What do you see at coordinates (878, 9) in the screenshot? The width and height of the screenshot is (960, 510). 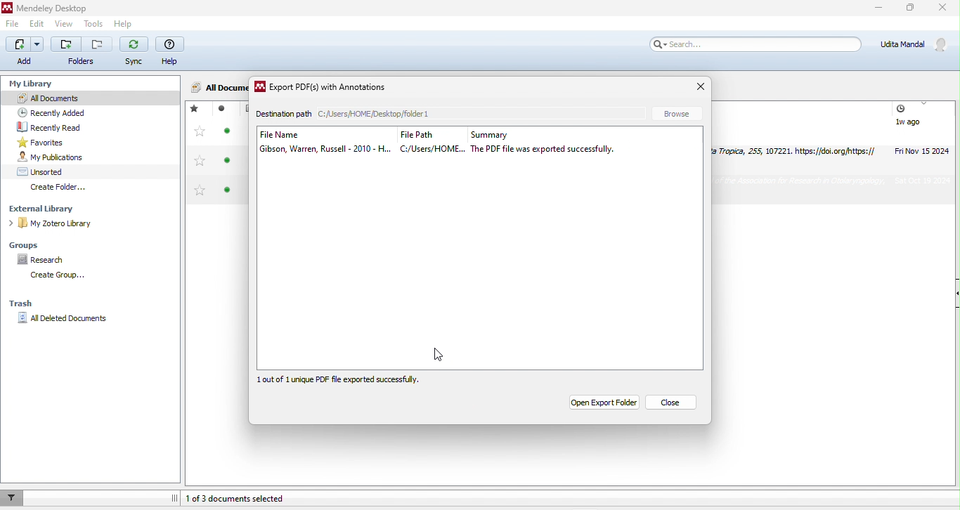 I see `minimize` at bounding box center [878, 9].